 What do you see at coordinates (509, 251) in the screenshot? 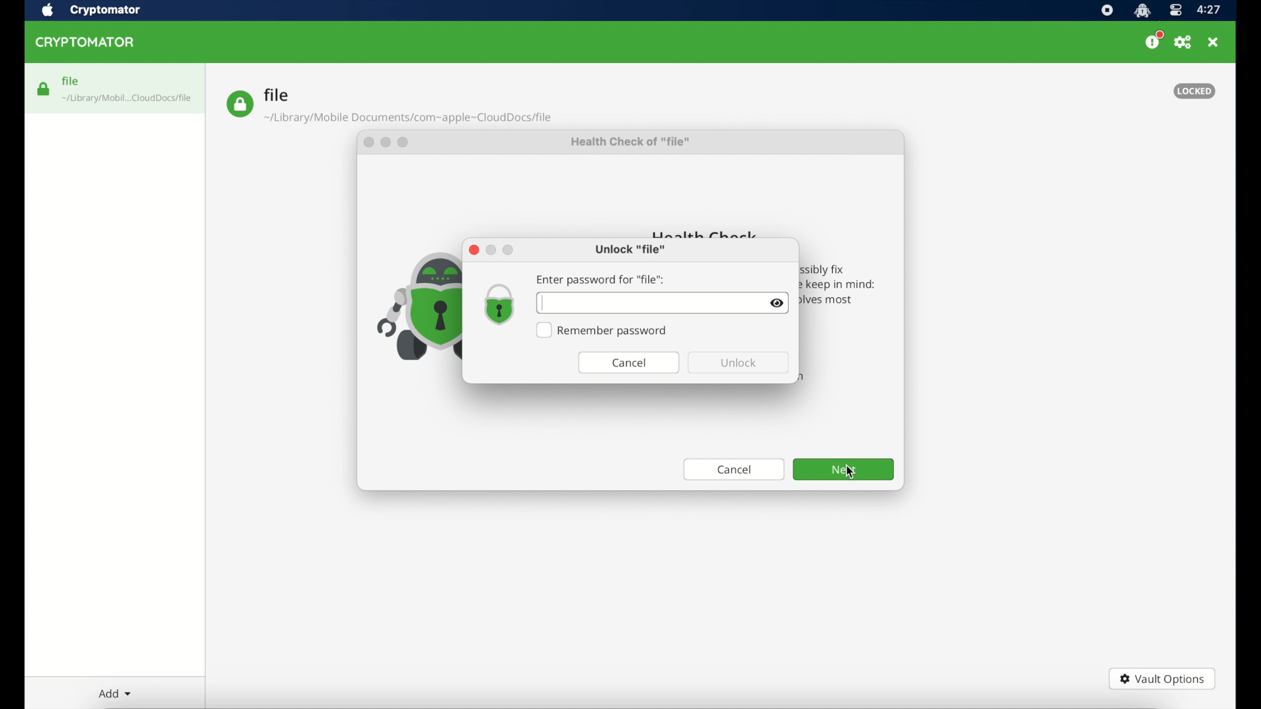
I see `maximize` at bounding box center [509, 251].